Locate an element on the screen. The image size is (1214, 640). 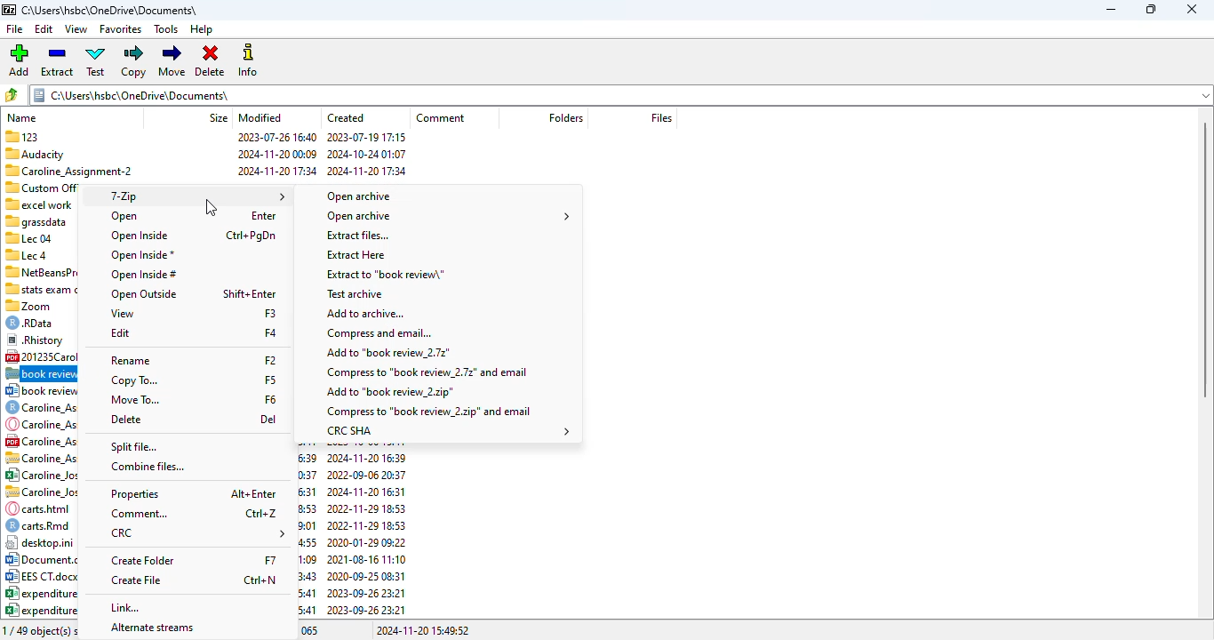
open outside is located at coordinates (143, 294).